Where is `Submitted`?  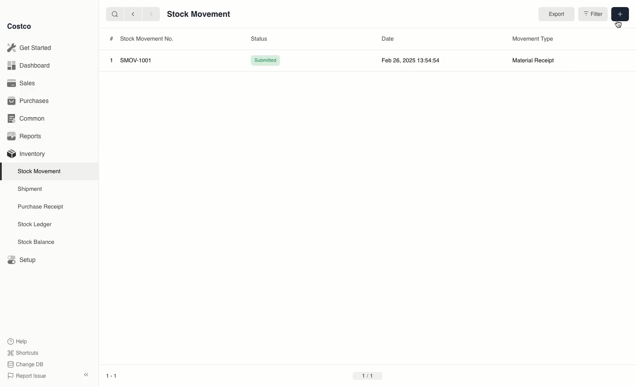 Submitted is located at coordinates (265, 61).